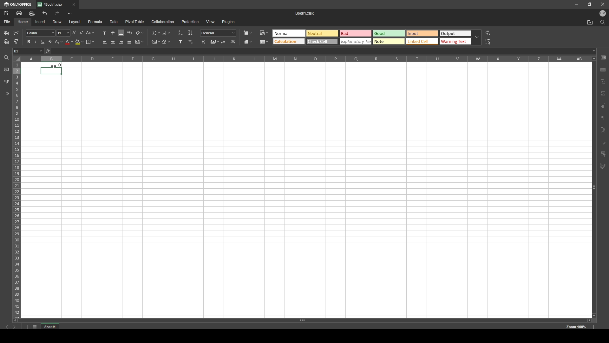 The width and height of the screenshot is (609, 343). Describe the element at coordinates (305, 59) in the screenshot. I see `column` at that location.